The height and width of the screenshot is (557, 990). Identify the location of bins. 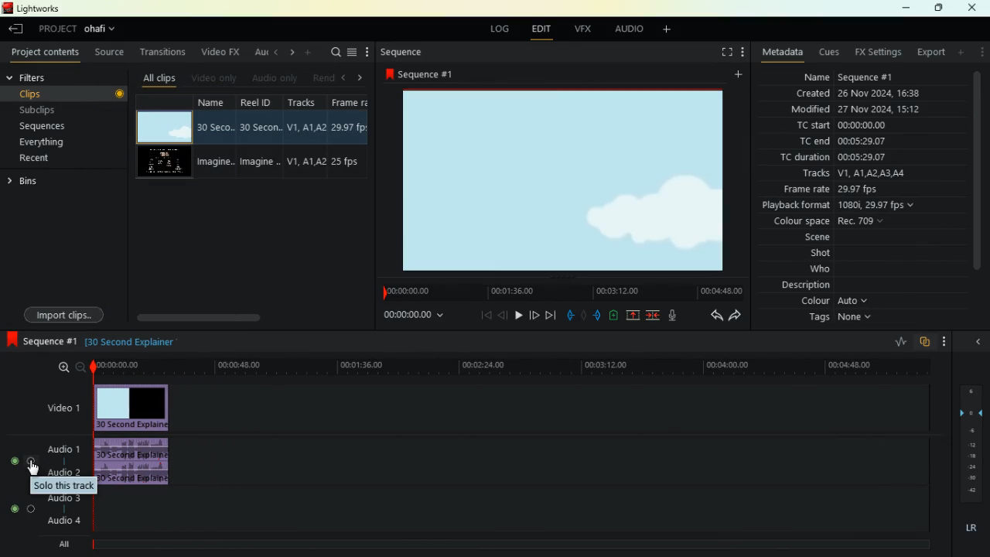
(32, 182).